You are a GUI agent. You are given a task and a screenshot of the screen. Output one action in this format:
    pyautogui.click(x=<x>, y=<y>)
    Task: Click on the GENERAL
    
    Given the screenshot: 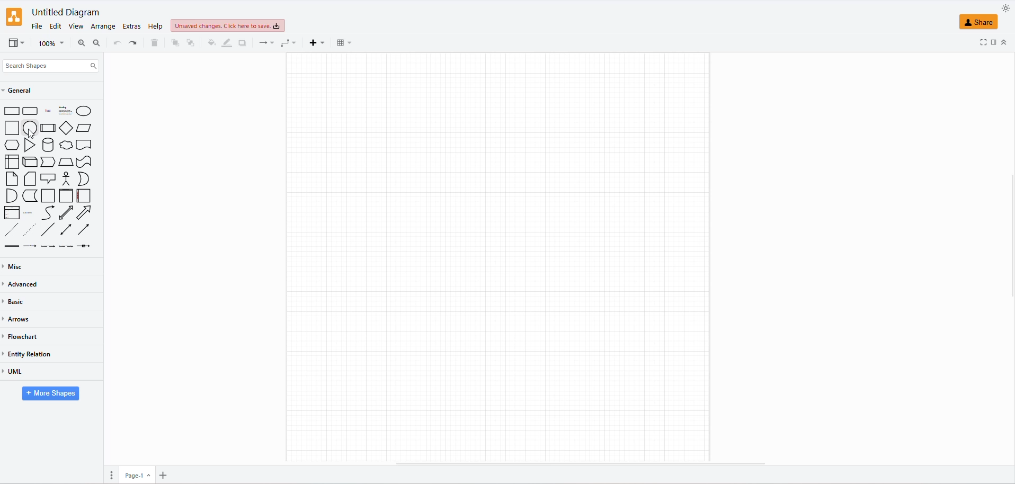 What is the action you would take?
    pyautogui.click(x=20, y=91)
    